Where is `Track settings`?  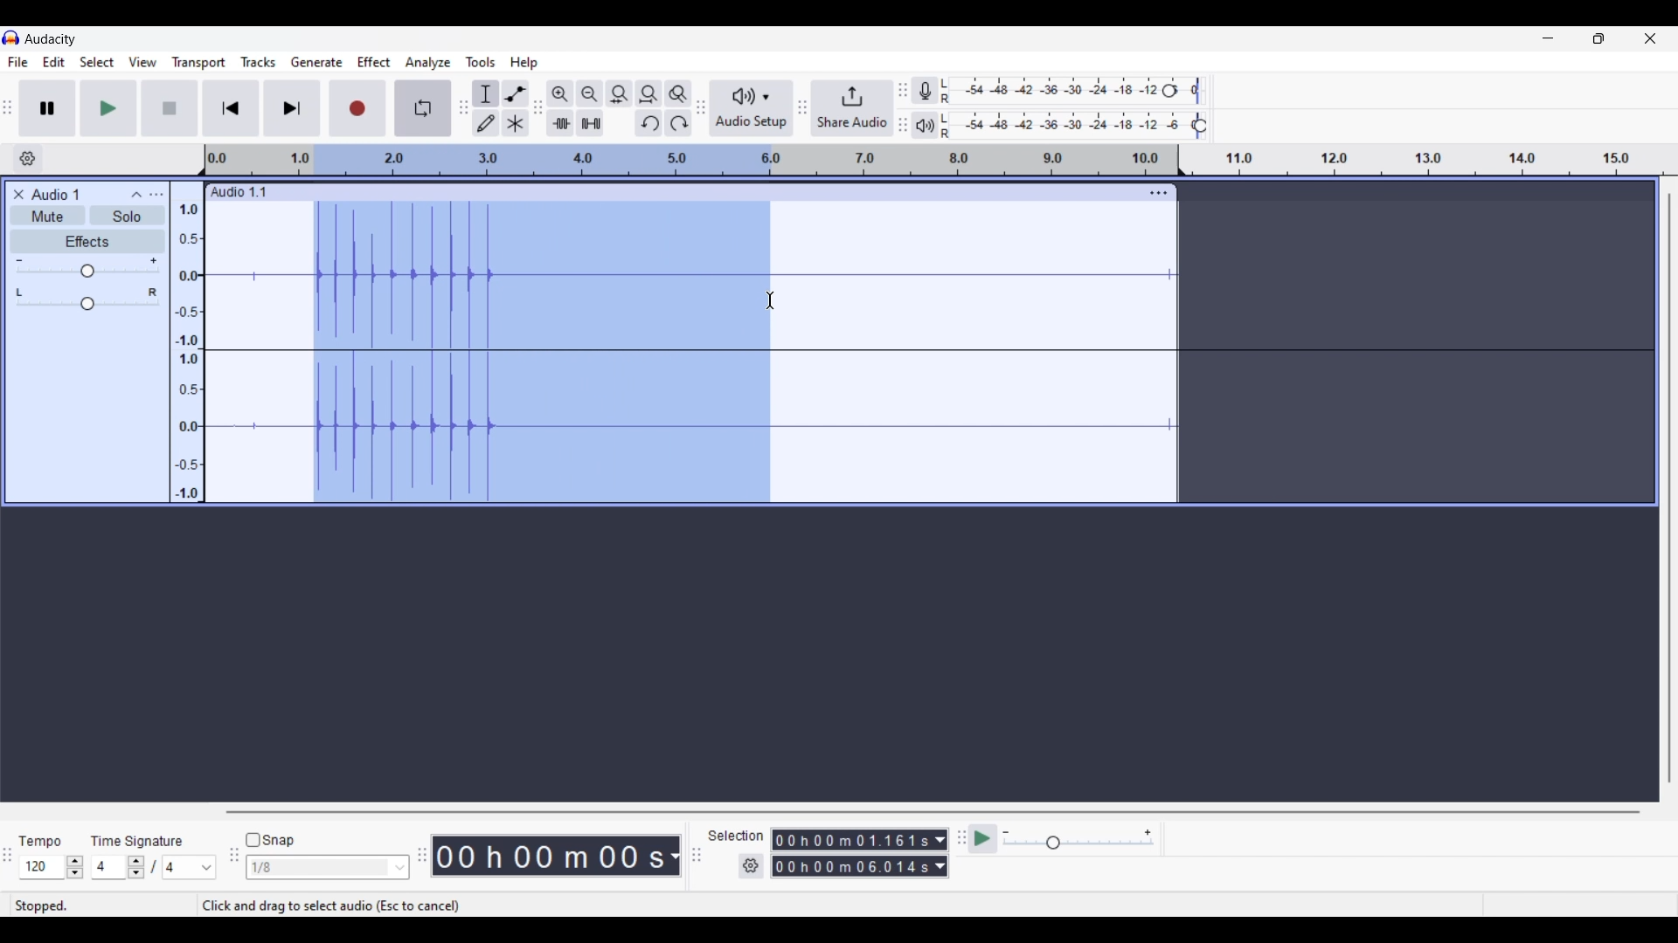
Track settings is located at coordinates (1159, 192).